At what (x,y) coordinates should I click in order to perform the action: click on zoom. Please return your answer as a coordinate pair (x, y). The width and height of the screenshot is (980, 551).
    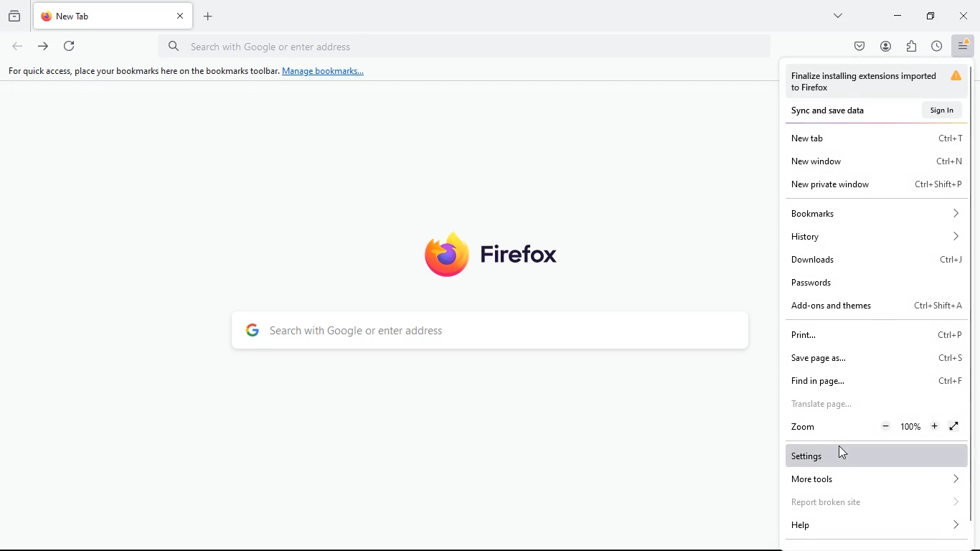
    Looking at the image, I should click on (805, 426).